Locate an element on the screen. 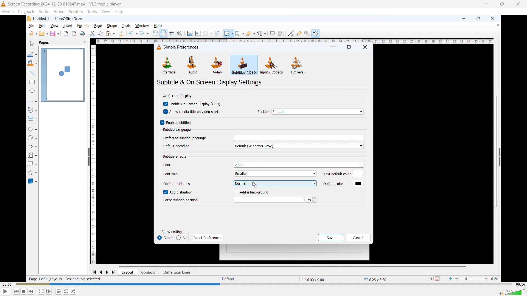 The image size is (527, 296). Maximise  is located at coordinates (502, 4).